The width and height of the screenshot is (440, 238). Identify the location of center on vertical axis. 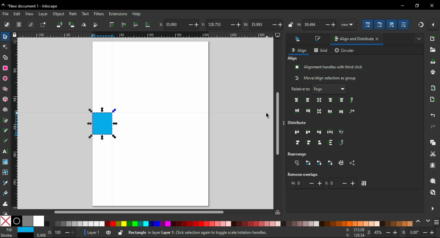
(319, 100).